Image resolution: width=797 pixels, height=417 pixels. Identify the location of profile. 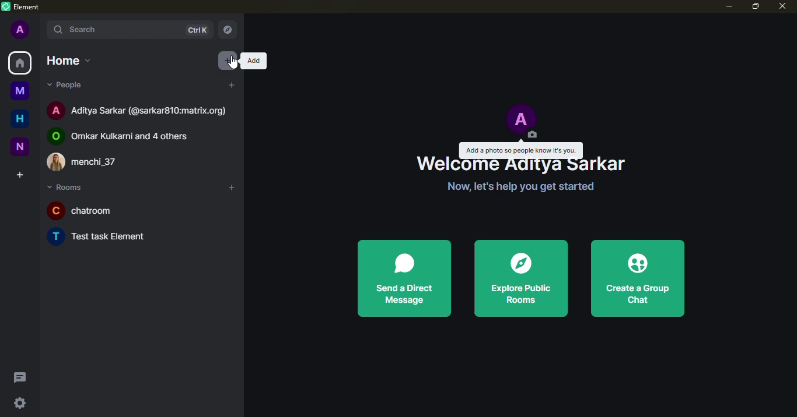
(22, 31).